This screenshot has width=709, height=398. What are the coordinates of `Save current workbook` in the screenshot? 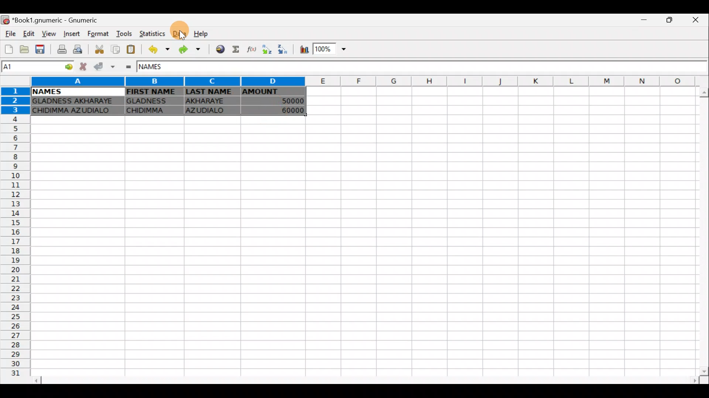 It's located at (41, 49).